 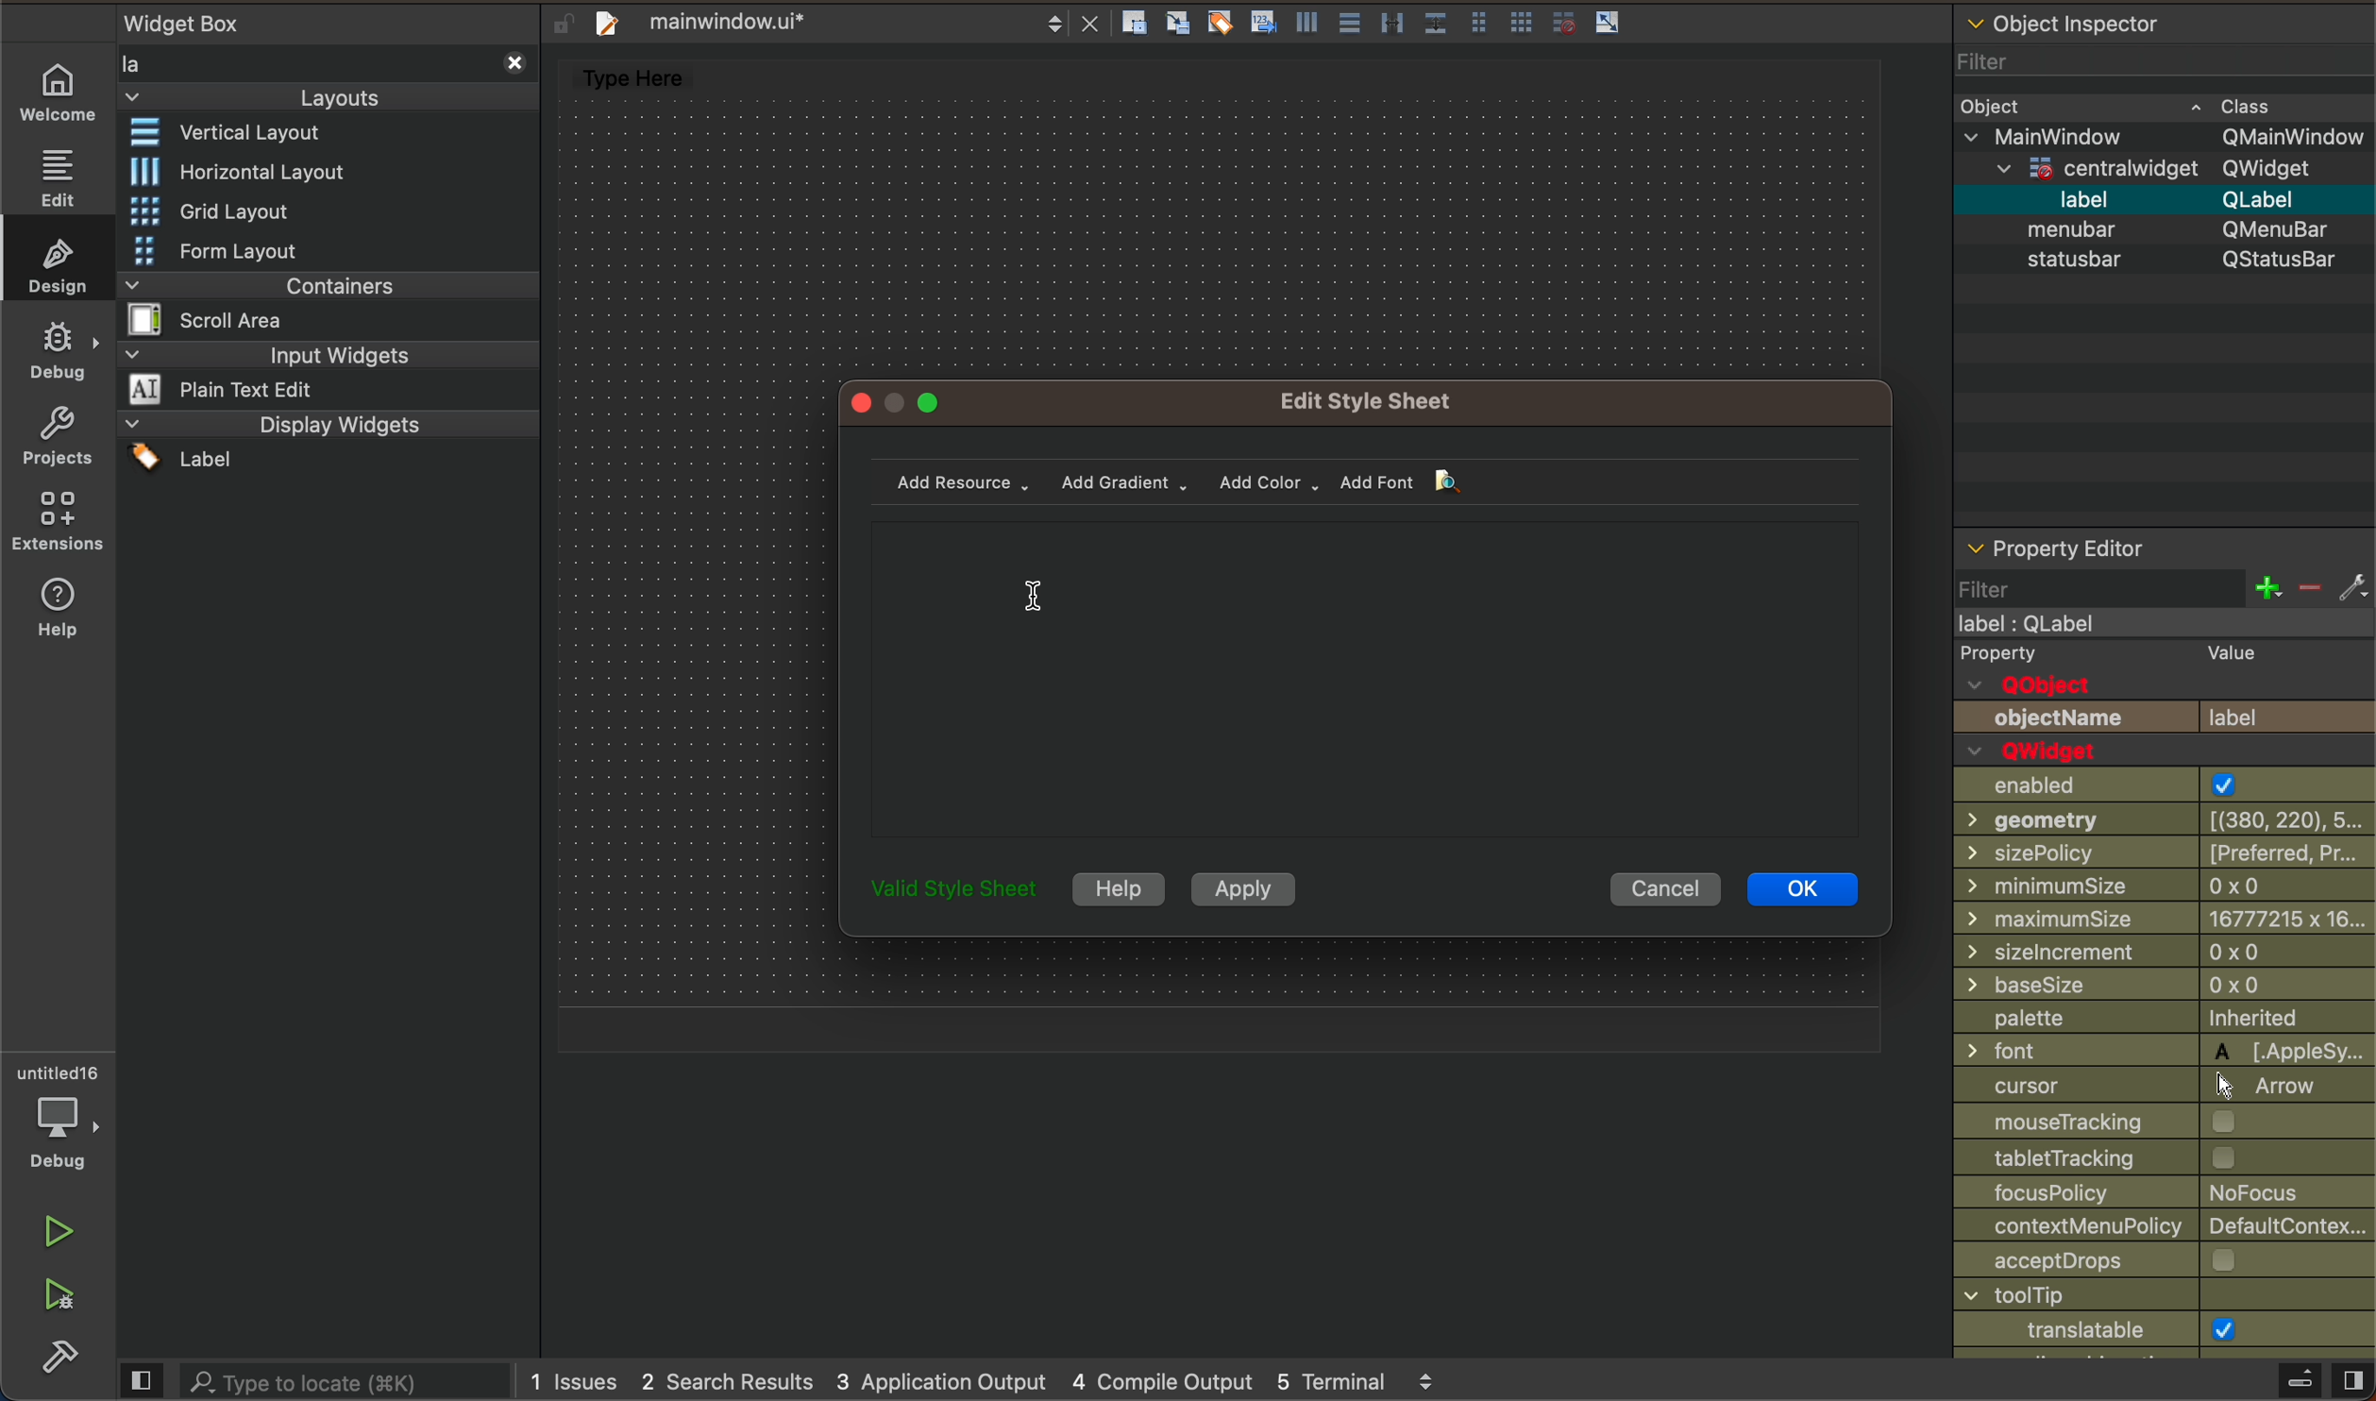 I want to click on window title, so click(x=2145, y=1297).